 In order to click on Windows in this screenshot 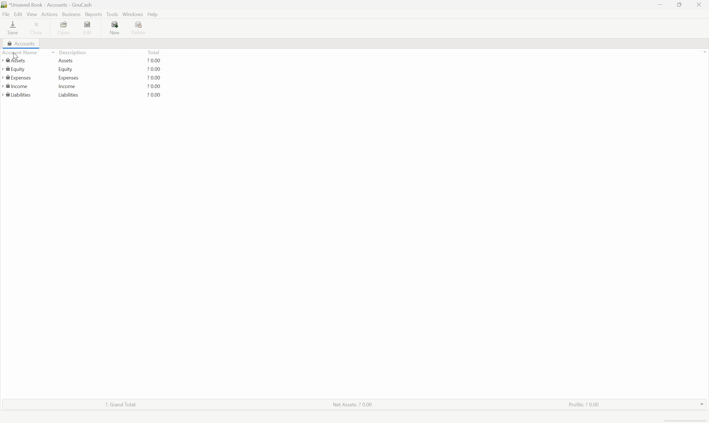, I will do `click(133, 14)`.